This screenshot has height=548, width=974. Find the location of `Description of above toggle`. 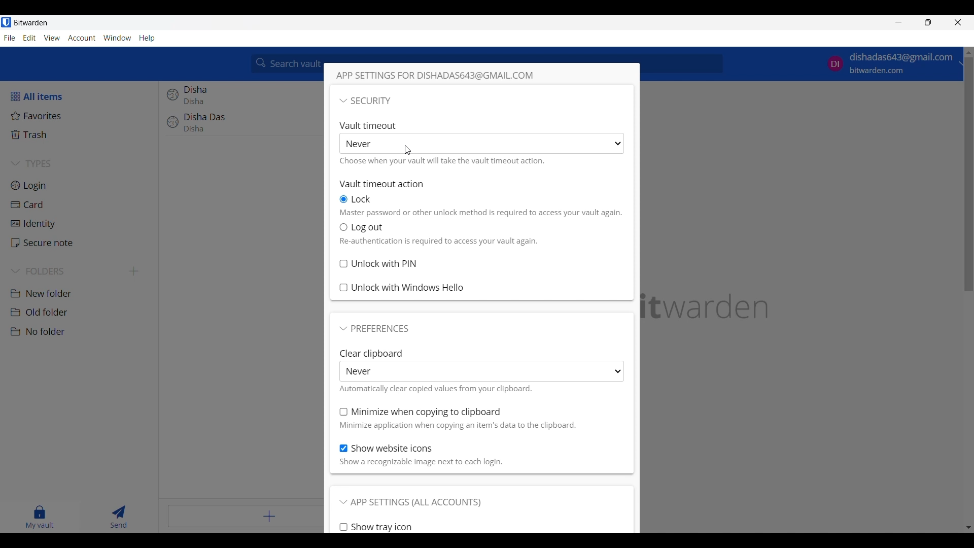

Description of above toggle is located at coordinates (421, 463).